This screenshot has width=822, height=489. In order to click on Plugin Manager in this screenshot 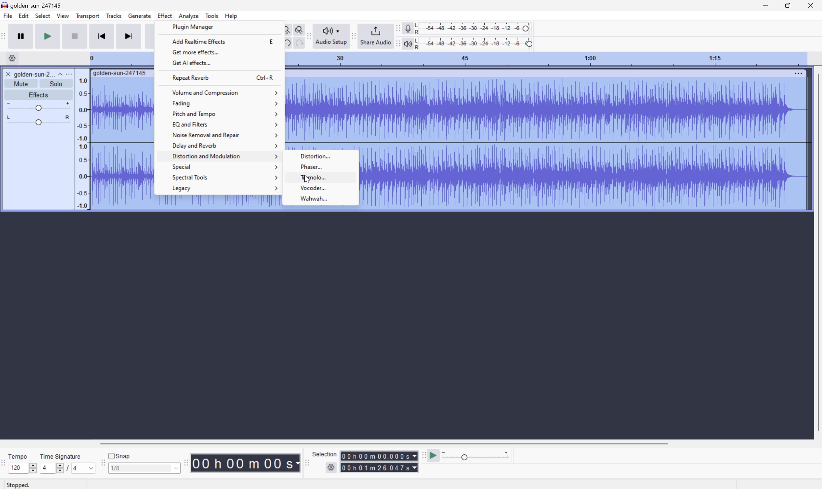, I will do `click(193, 27)`.